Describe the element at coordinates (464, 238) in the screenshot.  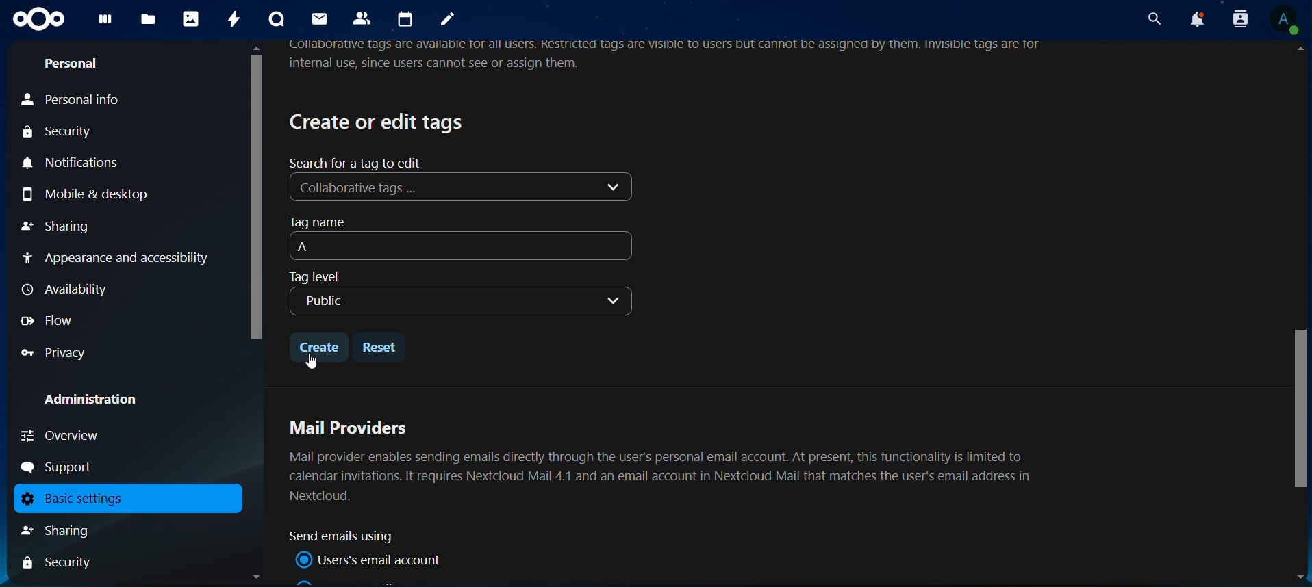
I see `tag name A` at that location.